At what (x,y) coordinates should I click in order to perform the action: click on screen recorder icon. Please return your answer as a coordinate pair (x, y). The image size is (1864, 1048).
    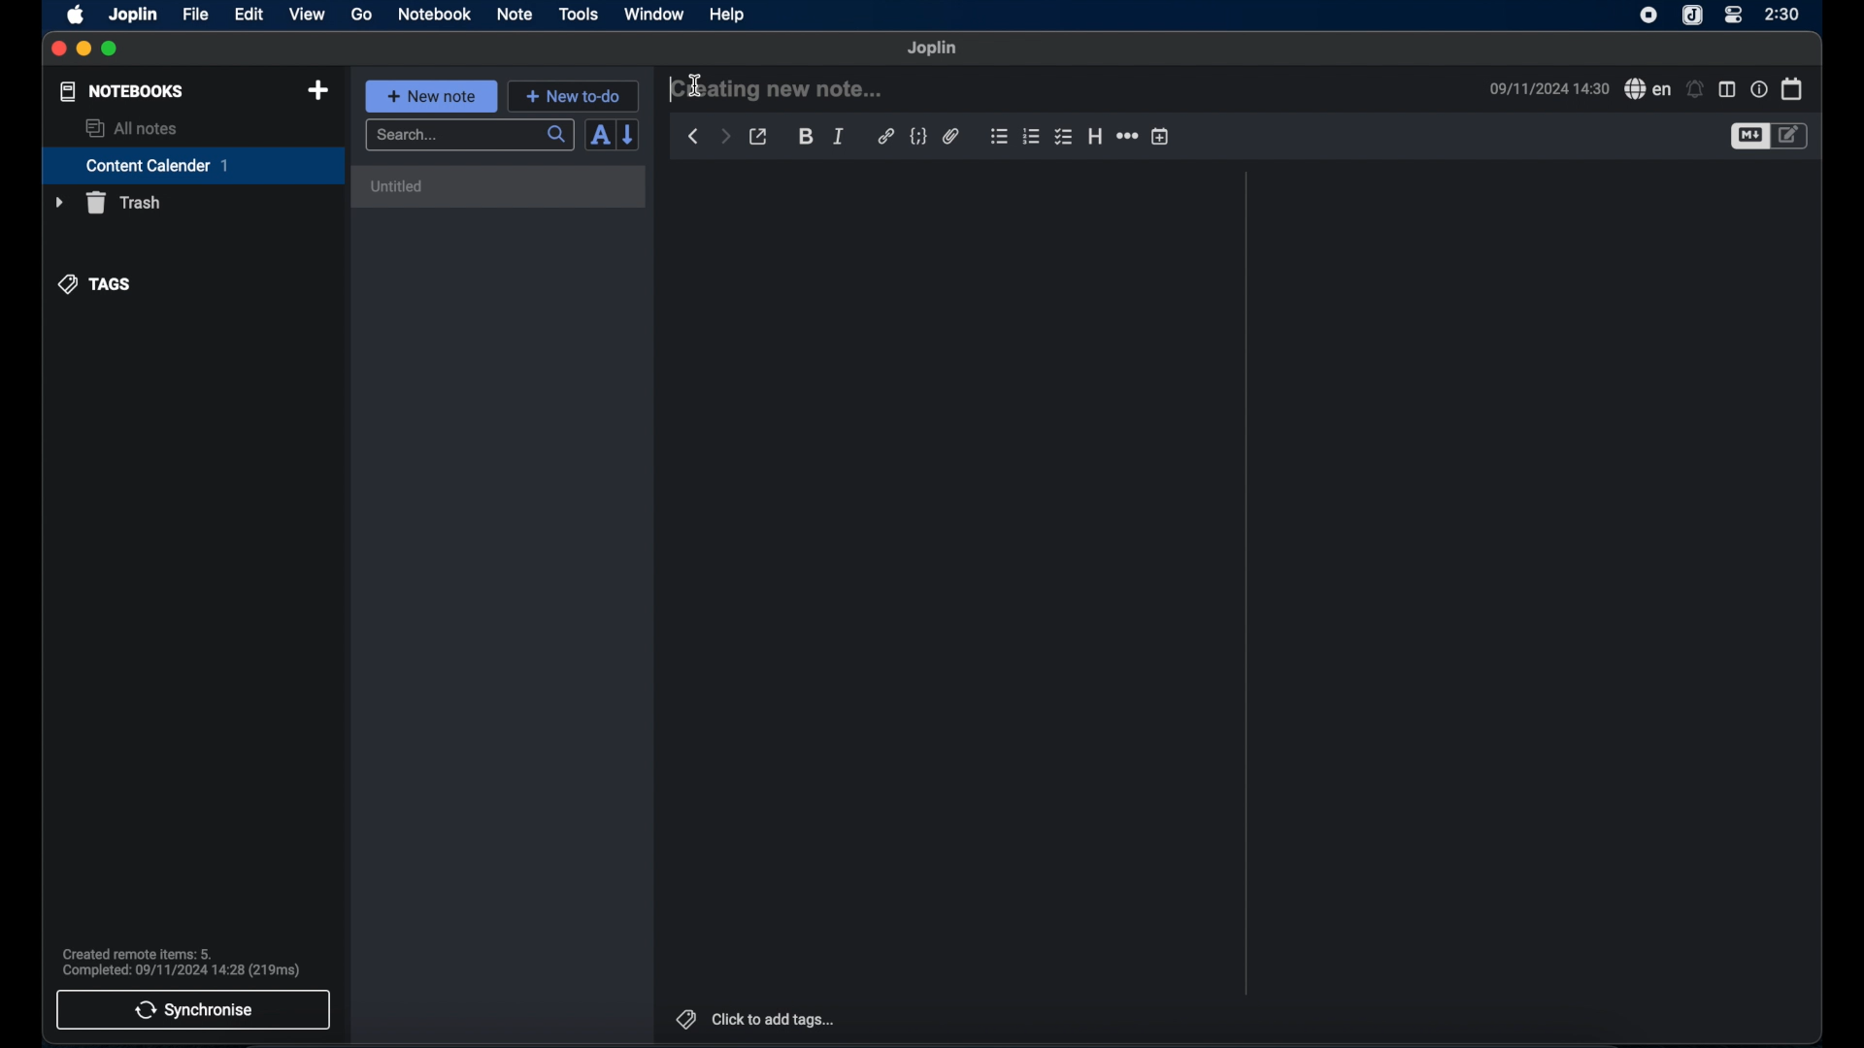
    Looking at the image, I should click on (1648, 16).